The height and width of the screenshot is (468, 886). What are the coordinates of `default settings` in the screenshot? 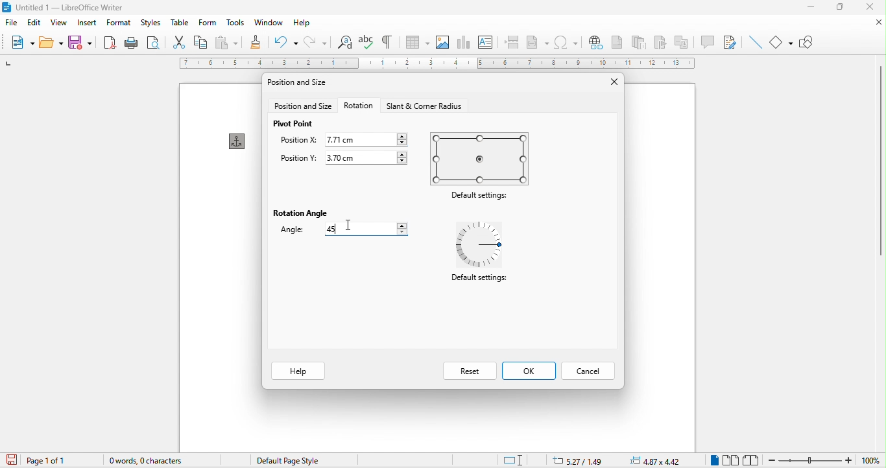 It's located at (481, 159).